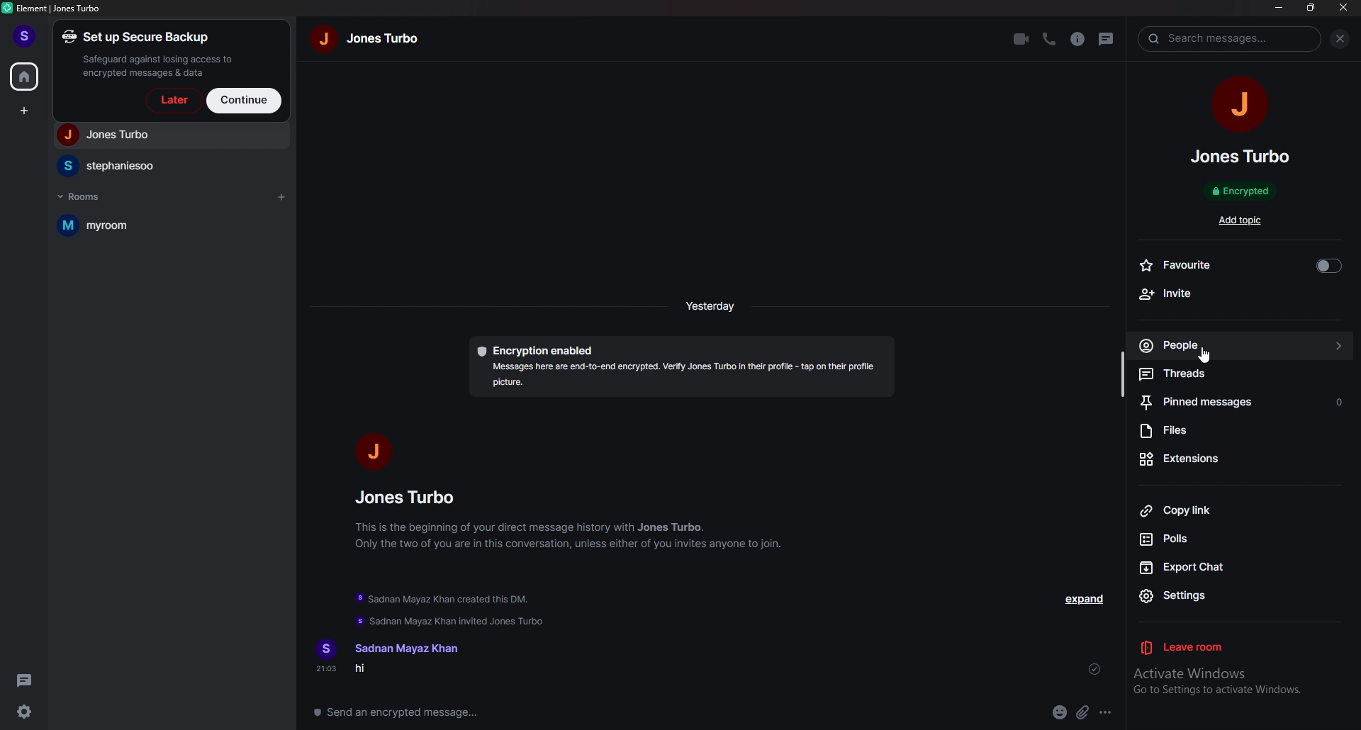  What do you see at coordinates (54, 9) in the screenshot?
I see `element` at bounding box center [54, 9].